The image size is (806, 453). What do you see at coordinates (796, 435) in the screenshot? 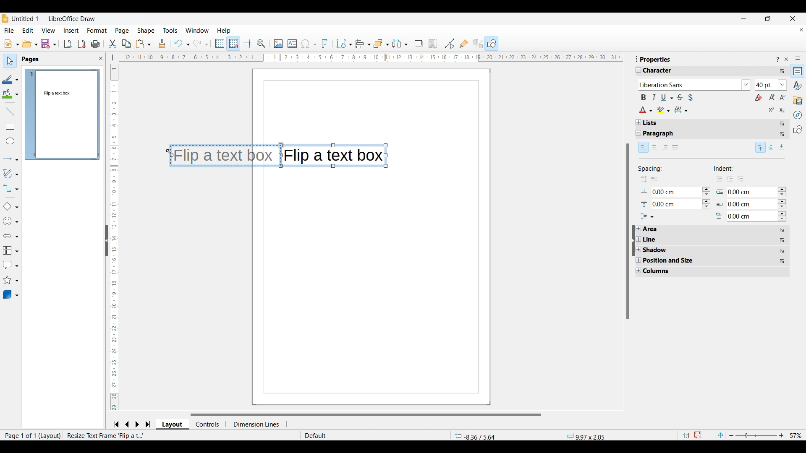
I see `Current zoom factor` at bounding box center [796, 435].